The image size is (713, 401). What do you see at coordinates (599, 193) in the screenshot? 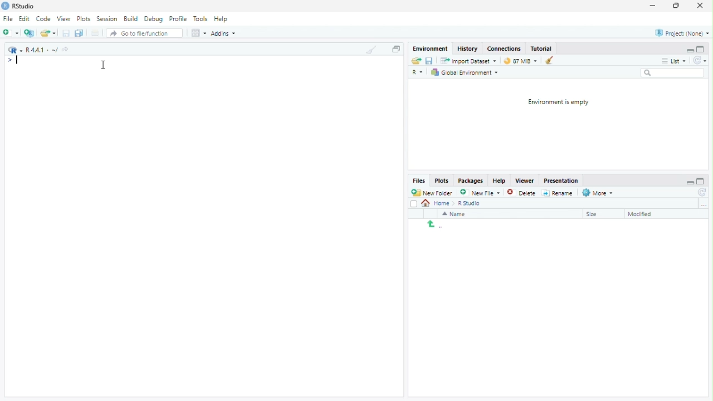
I see `More` at bounding box center [599, 193].